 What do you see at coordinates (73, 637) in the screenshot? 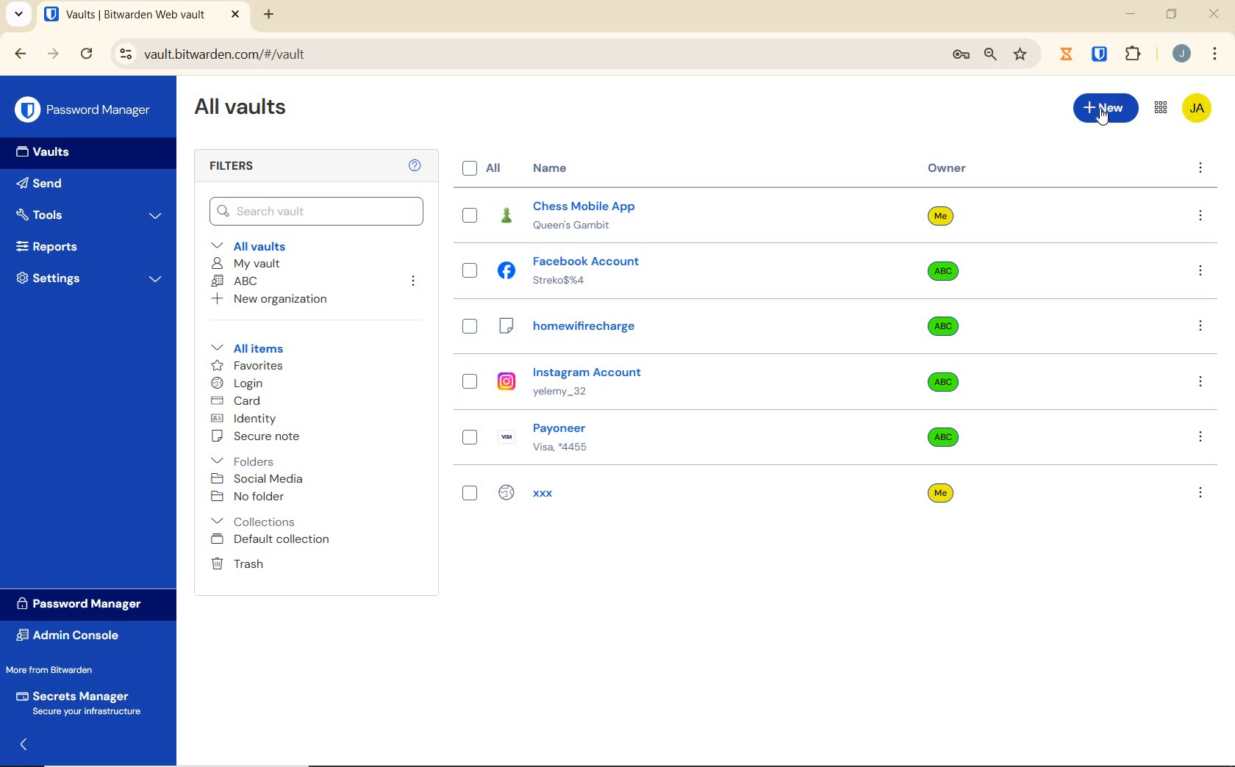
I see `Admin Console` at bounding box center [73, 637].